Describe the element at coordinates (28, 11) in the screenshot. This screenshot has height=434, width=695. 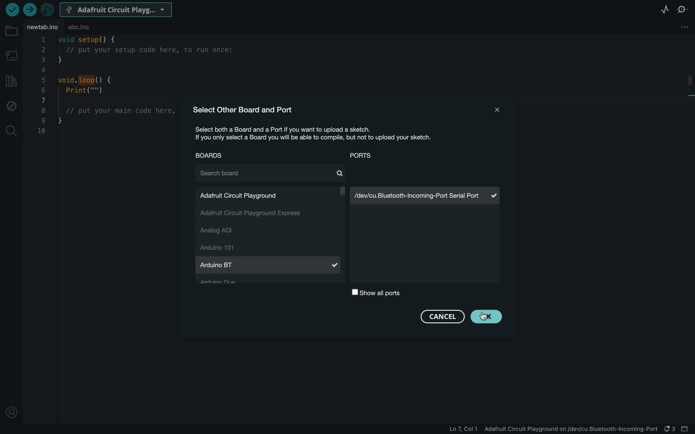
I see `upload` at that location.